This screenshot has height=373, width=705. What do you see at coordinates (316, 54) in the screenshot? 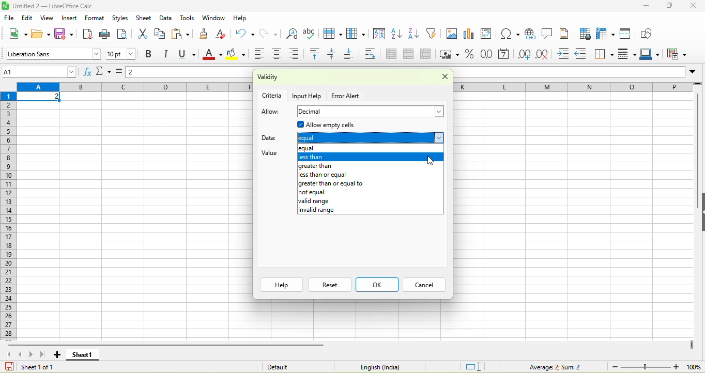
I see `align top` at bounding box center [316, 54].